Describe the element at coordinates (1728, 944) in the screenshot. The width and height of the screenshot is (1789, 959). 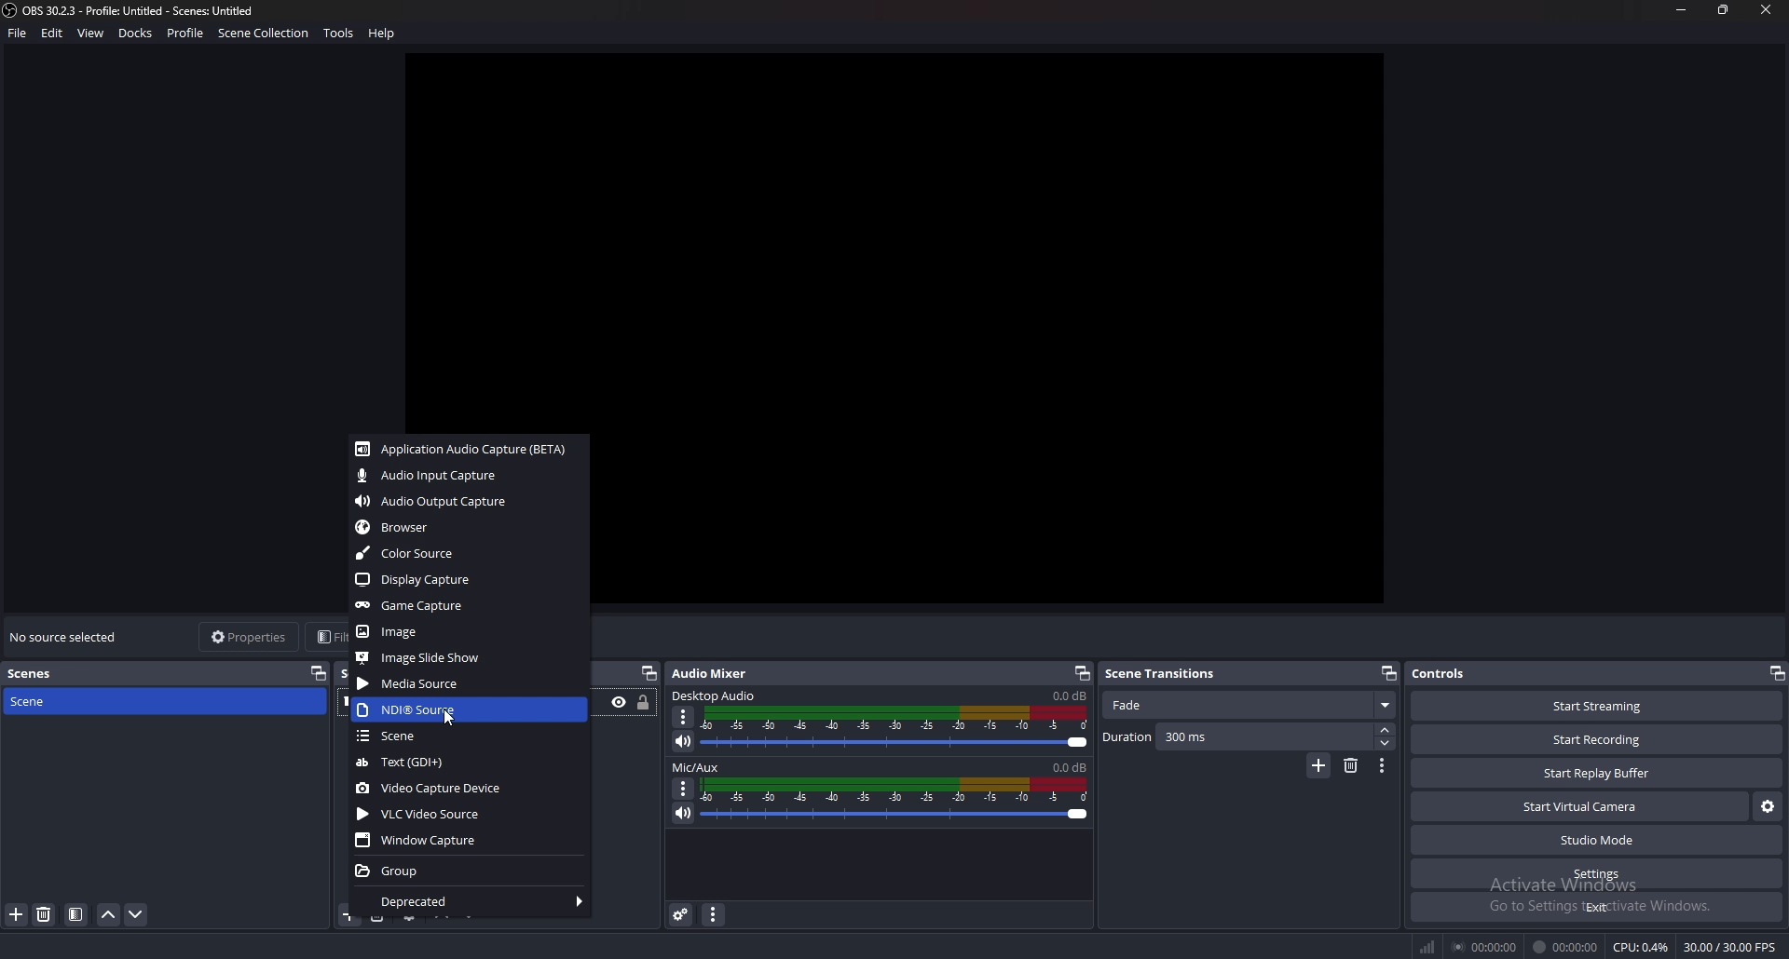
I see `fps` at that location.